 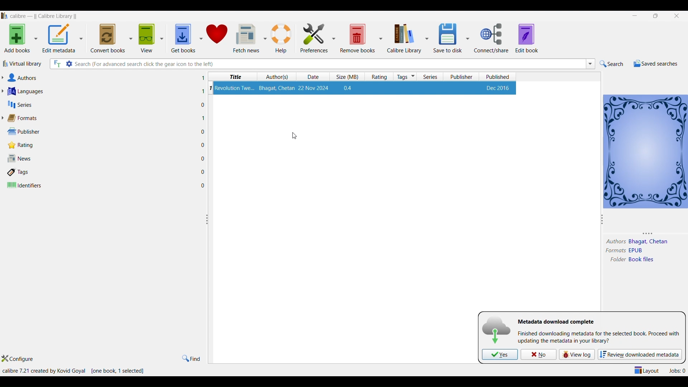 What do you see at coordinates (44, 15) in the screenshot?
I see `application name` at bounding box center [44, 15].